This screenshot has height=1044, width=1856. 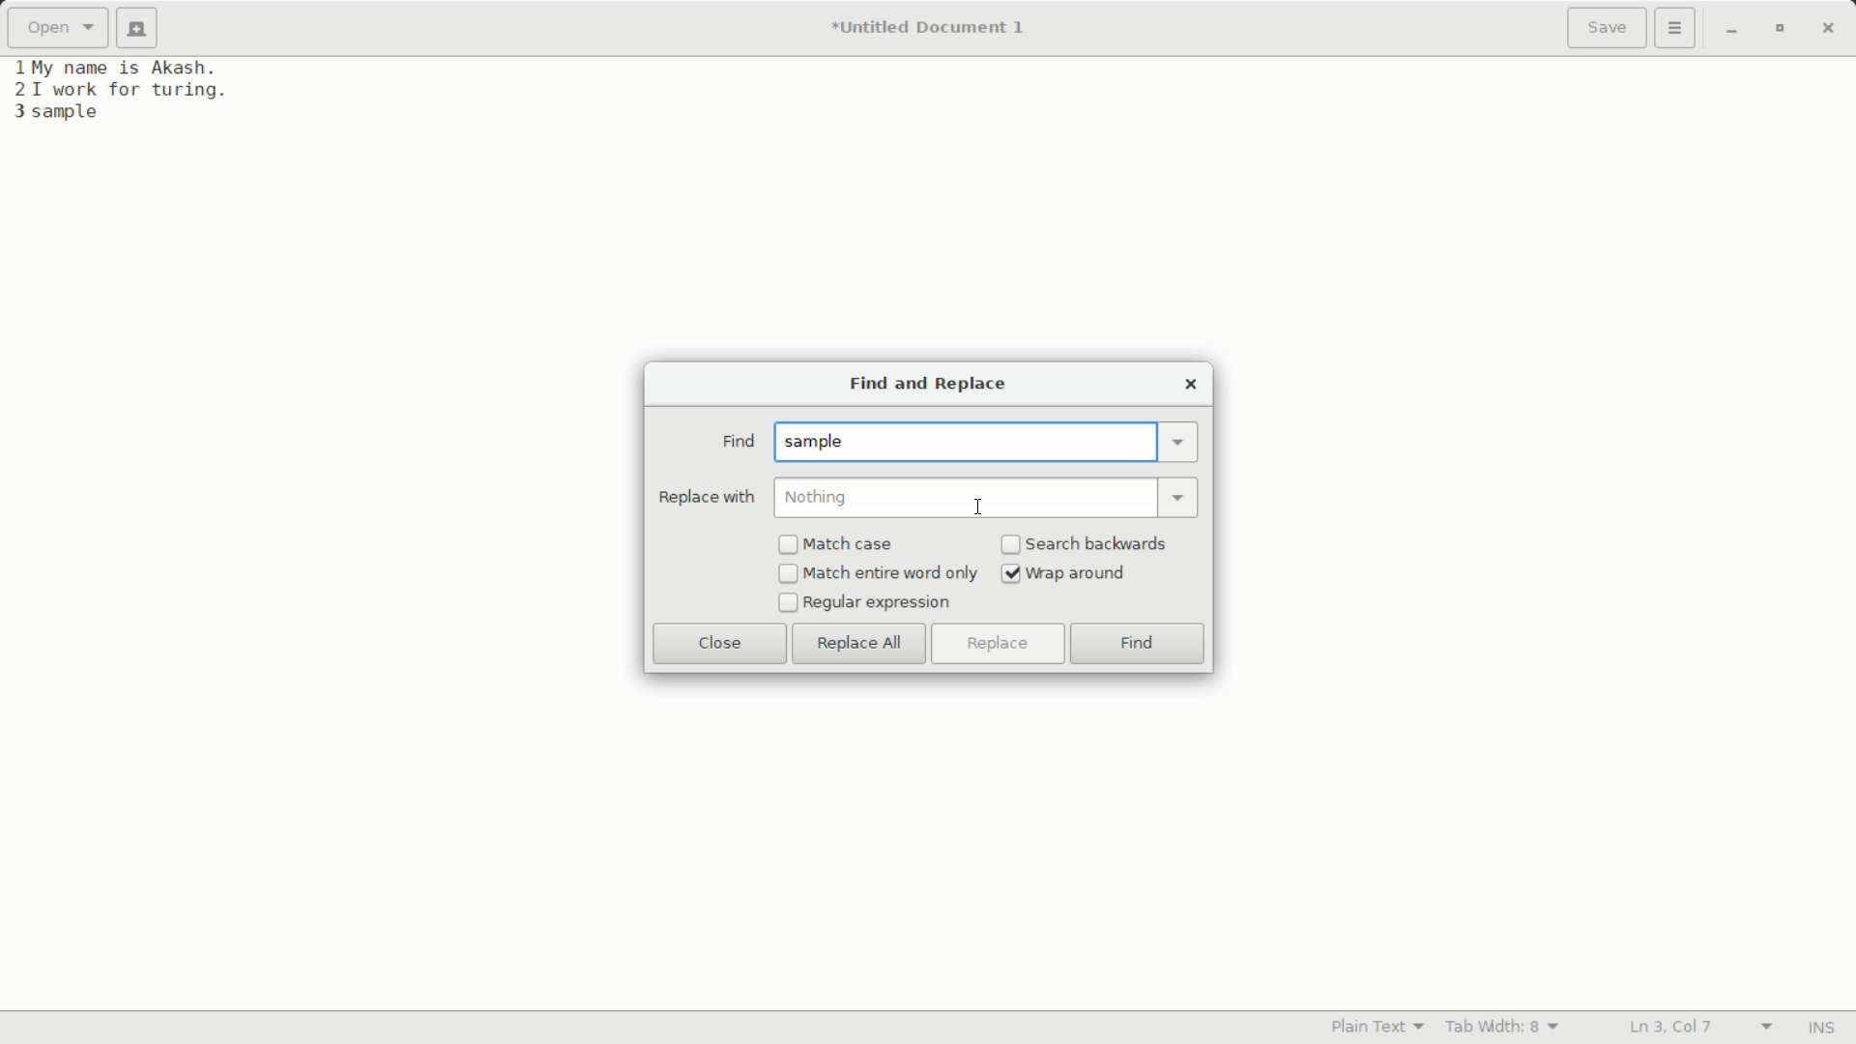 I want to click on close, so click(x=720, y=643).